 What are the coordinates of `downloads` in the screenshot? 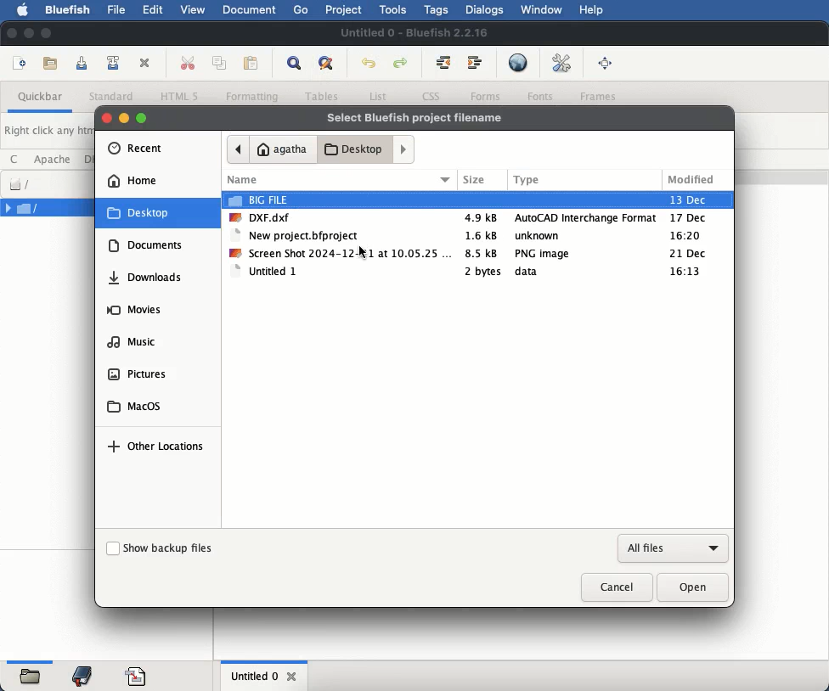 It's located at (149, 277).